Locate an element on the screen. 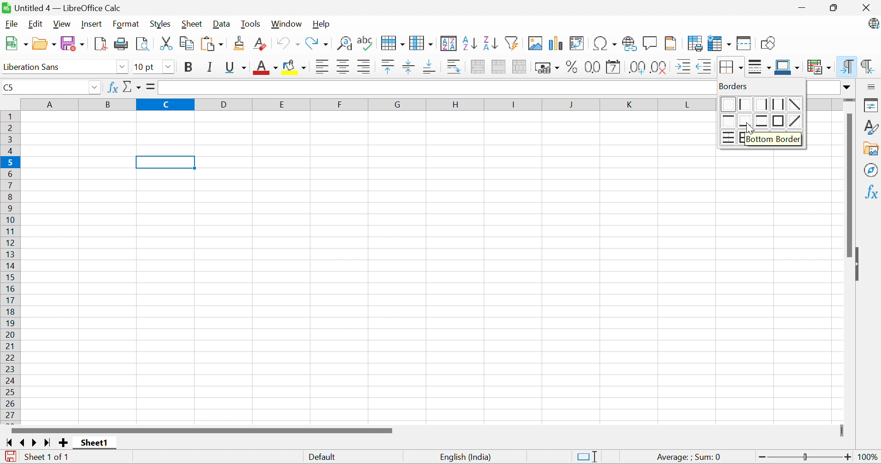  Merge cells is located at coordinates (499, 68).